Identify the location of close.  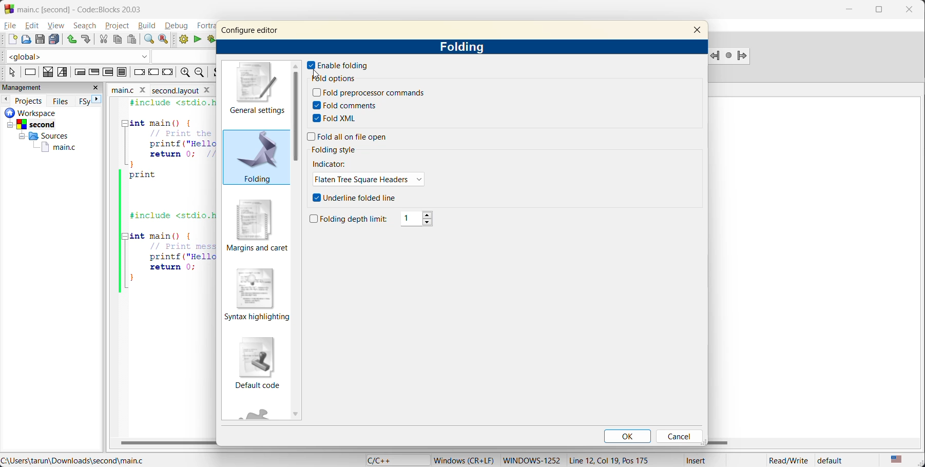
(98, 88).